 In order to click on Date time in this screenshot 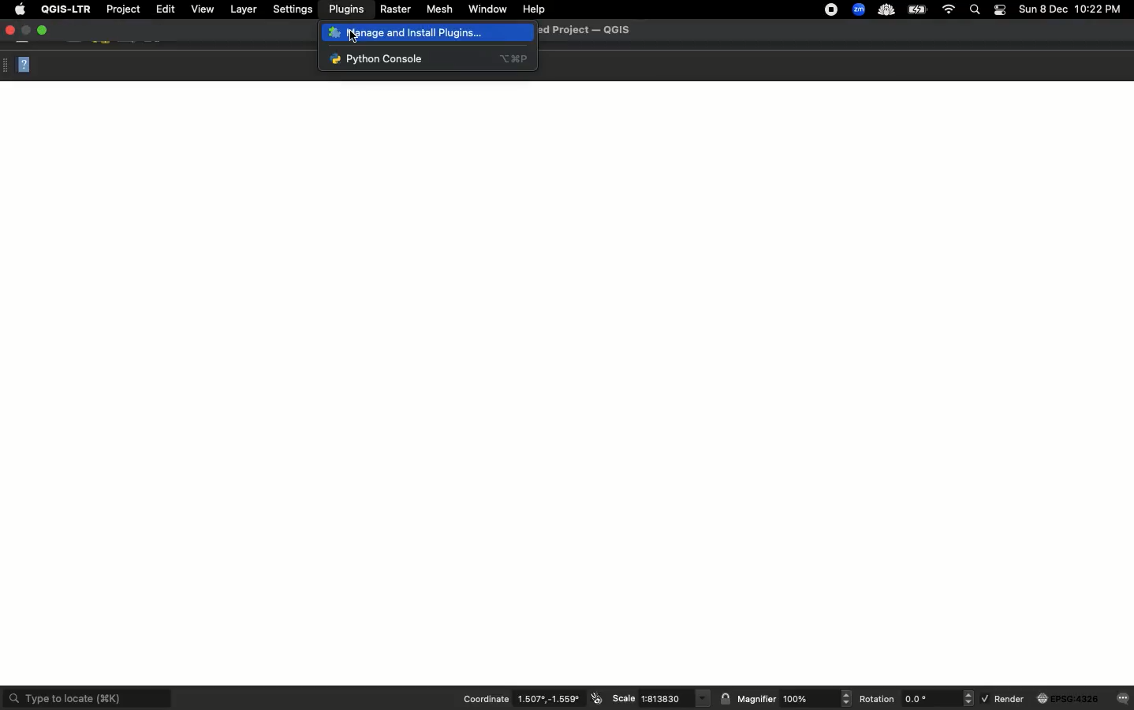, I will do `click(1071, 9)`.